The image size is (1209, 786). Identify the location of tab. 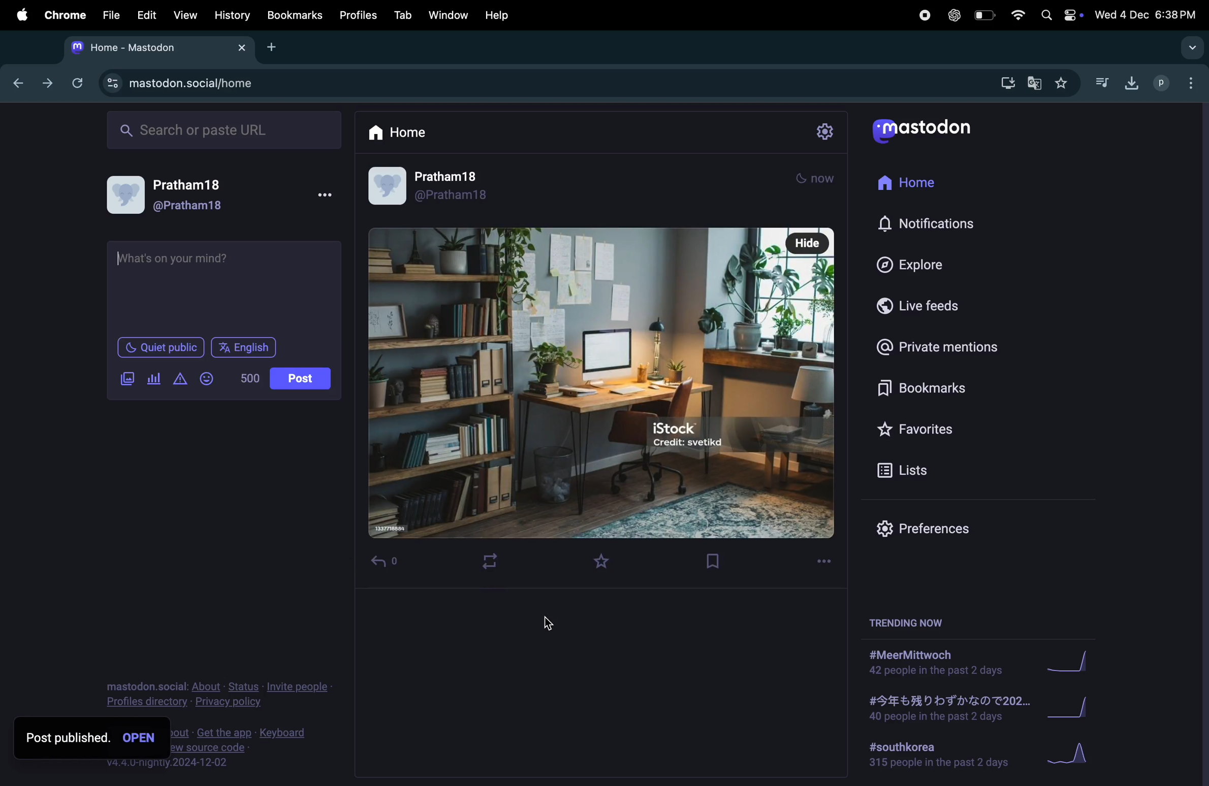
(403, 15).